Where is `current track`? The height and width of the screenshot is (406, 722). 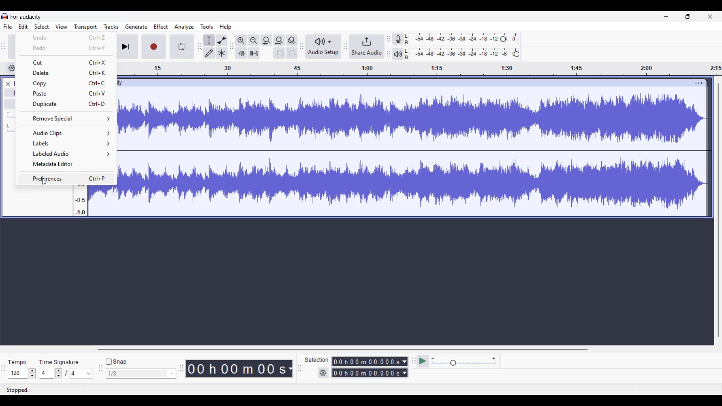 current track is located at coordinates (103, 200).